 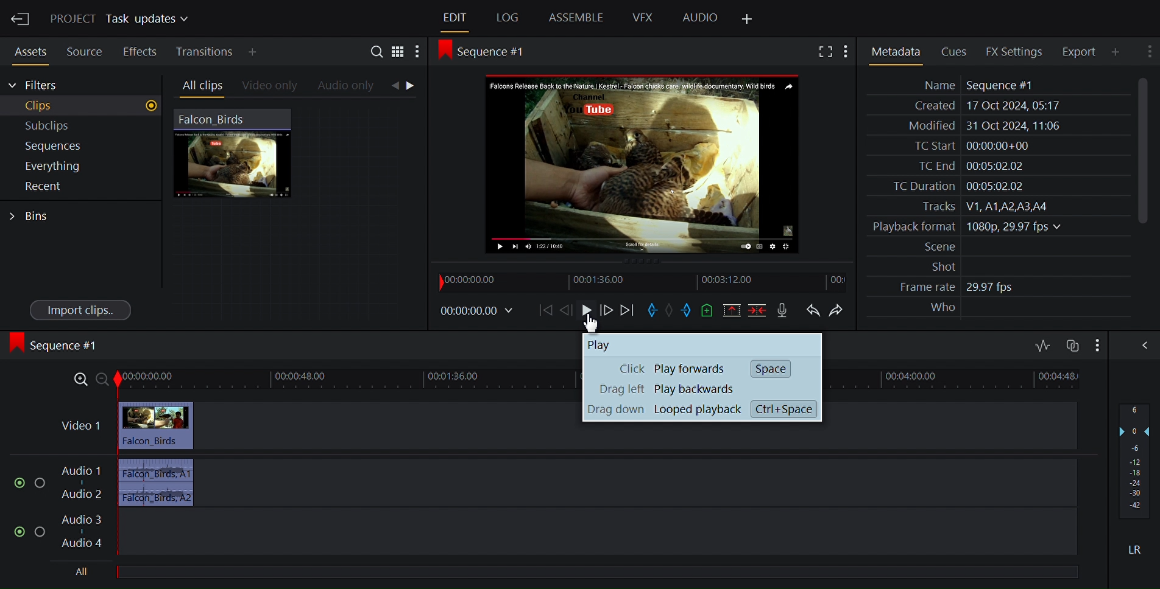 I want to click on Nudge one frame forward, so click(x=607, y=310).